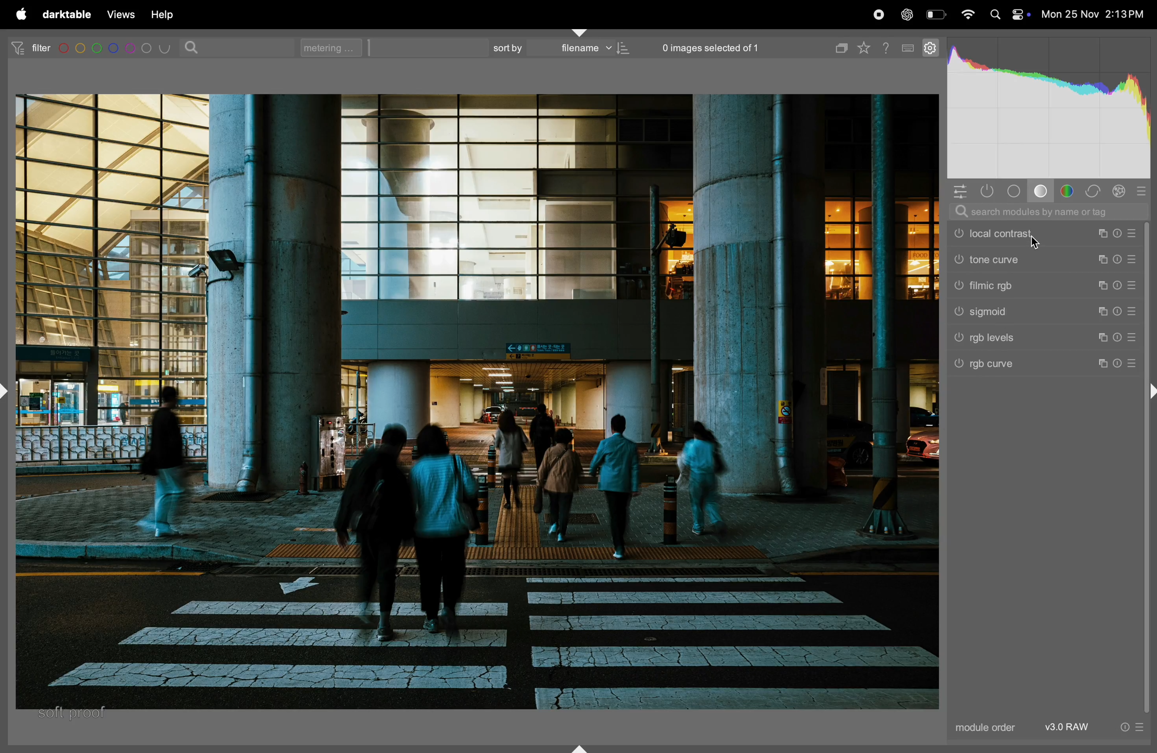 This screenshot has width=1157, height=753. Describe the element at coordinates (18, 14) in the screenshot. I see `apple menu` at that location.